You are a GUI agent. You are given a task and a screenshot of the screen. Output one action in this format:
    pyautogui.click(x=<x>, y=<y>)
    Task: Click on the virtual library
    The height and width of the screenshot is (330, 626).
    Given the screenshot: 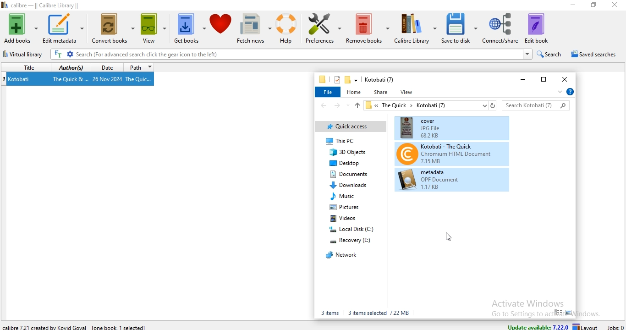 What is the action you would take?
    pyautogui.click(x=25, y=55)
    